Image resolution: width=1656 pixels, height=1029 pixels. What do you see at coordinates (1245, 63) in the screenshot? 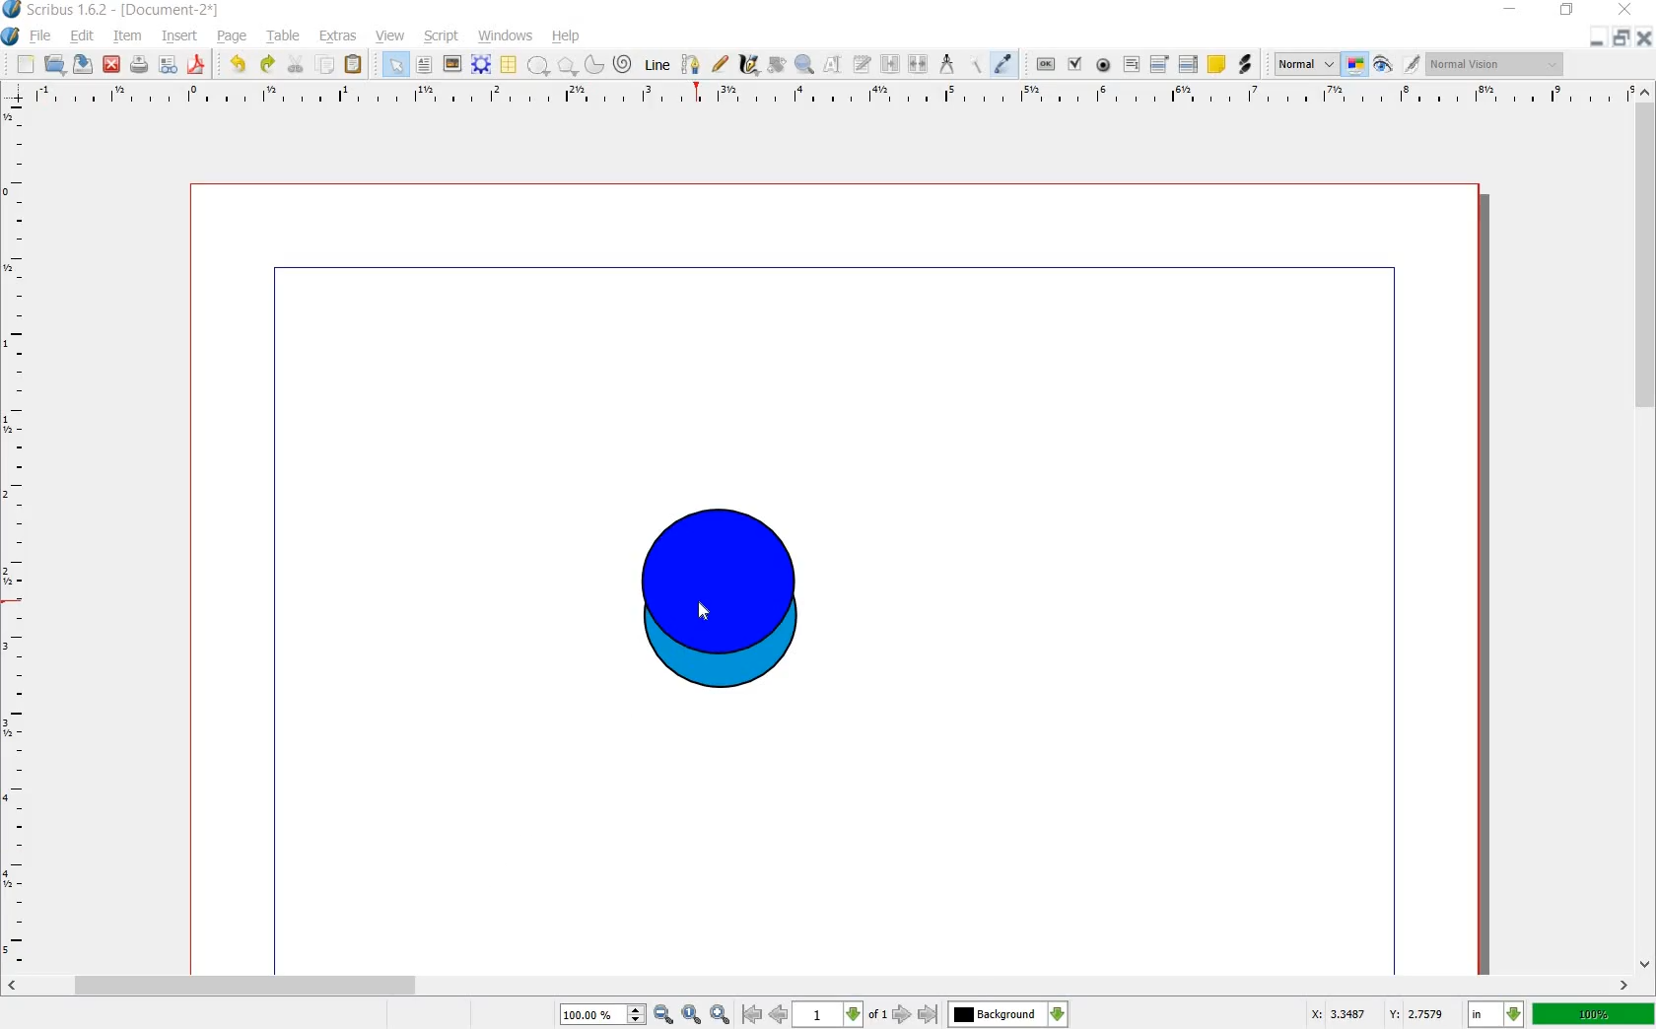
I see `link annotation` at bounding box center [1245, 63].